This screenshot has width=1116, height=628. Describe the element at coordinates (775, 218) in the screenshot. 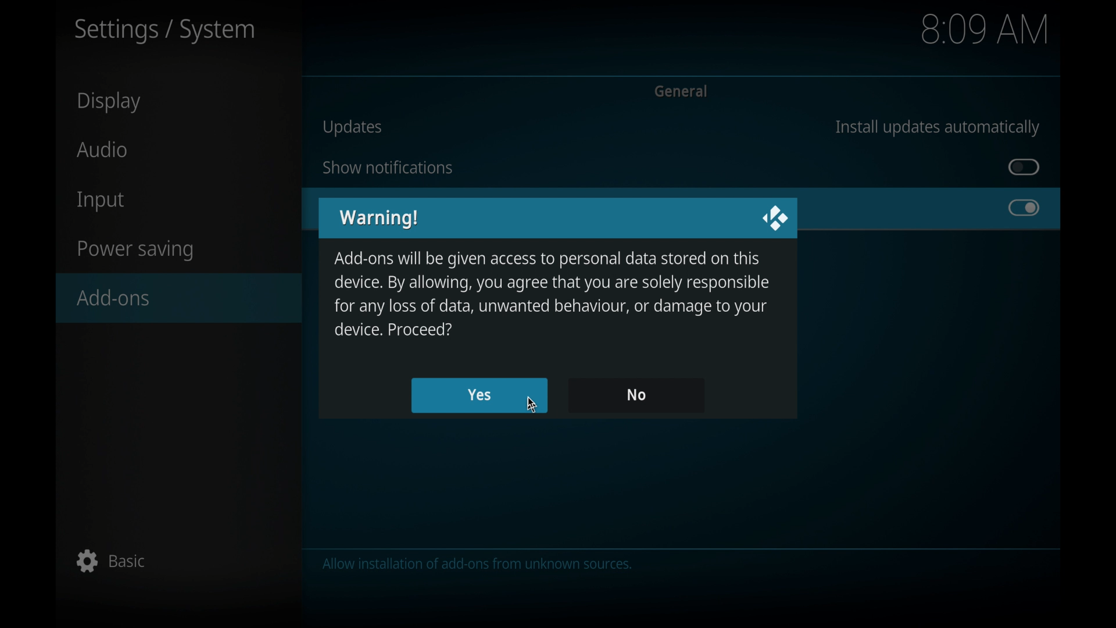

I see `close` at that location.